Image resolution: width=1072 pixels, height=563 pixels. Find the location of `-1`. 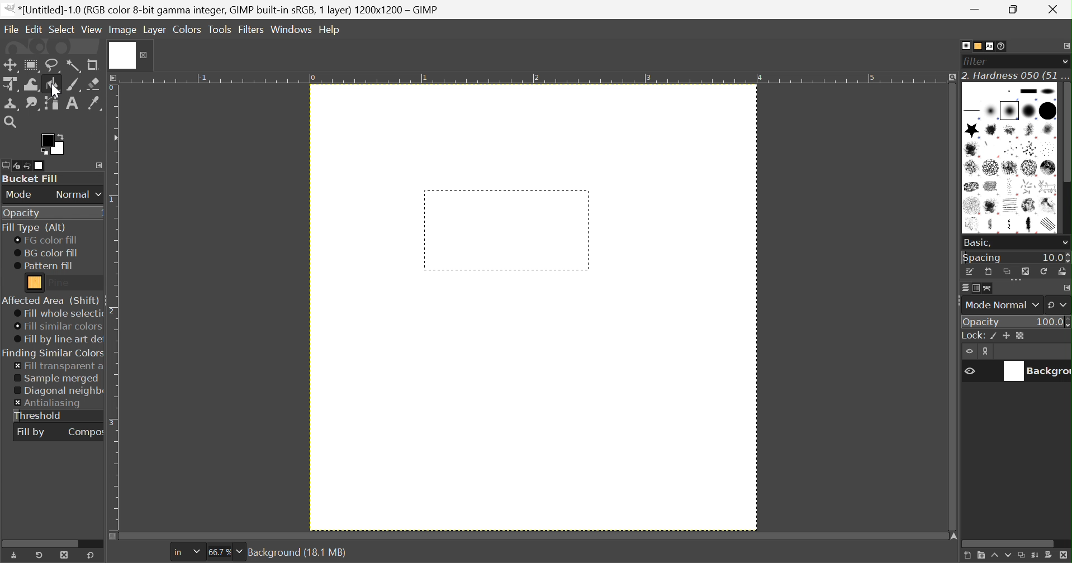

-1 is located at coordinates (201, 77).